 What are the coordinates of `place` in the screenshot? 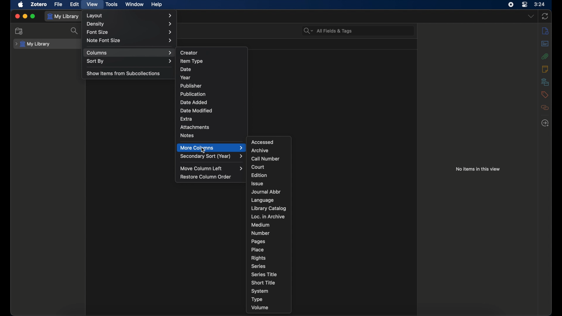 It's located at (258, 250).